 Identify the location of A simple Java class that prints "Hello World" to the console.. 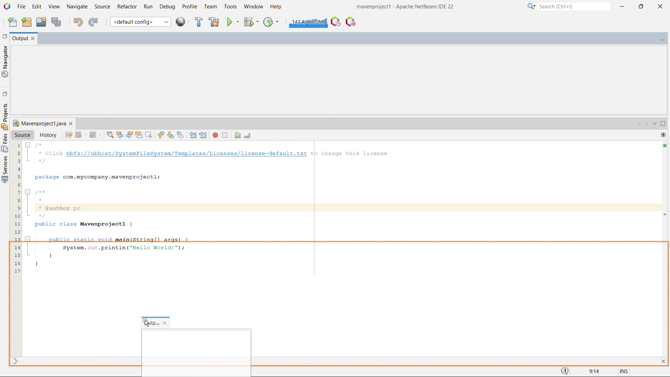
(341, 207).